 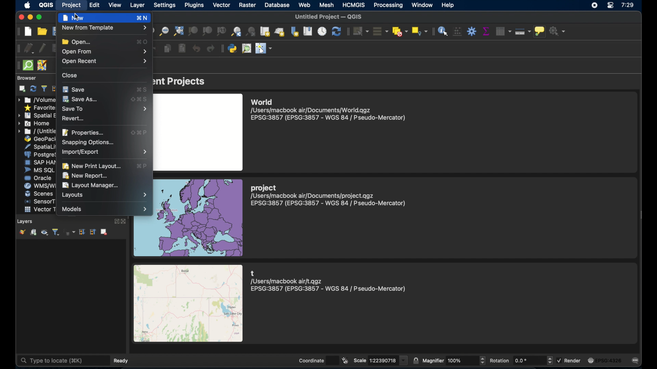 I want to click on plugins toolbar, so click(x=221, y=49).